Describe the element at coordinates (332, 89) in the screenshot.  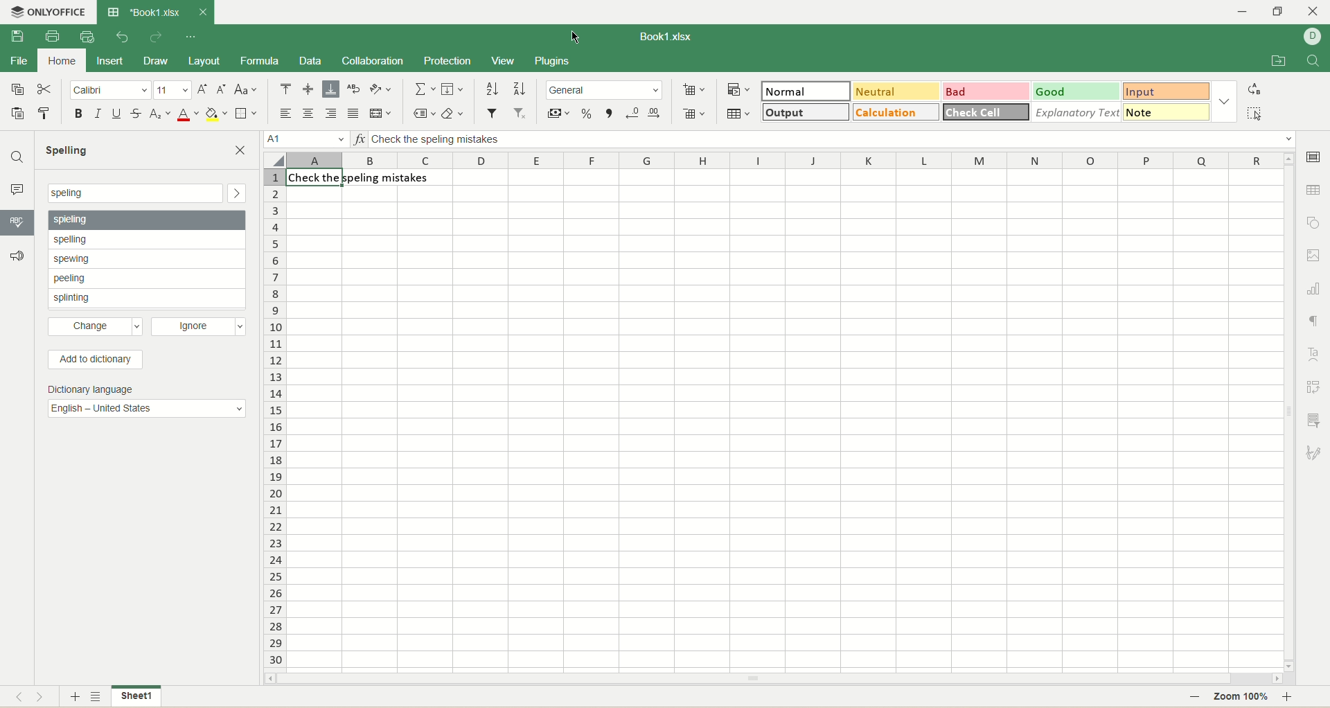
I see `align bottom` at that location.